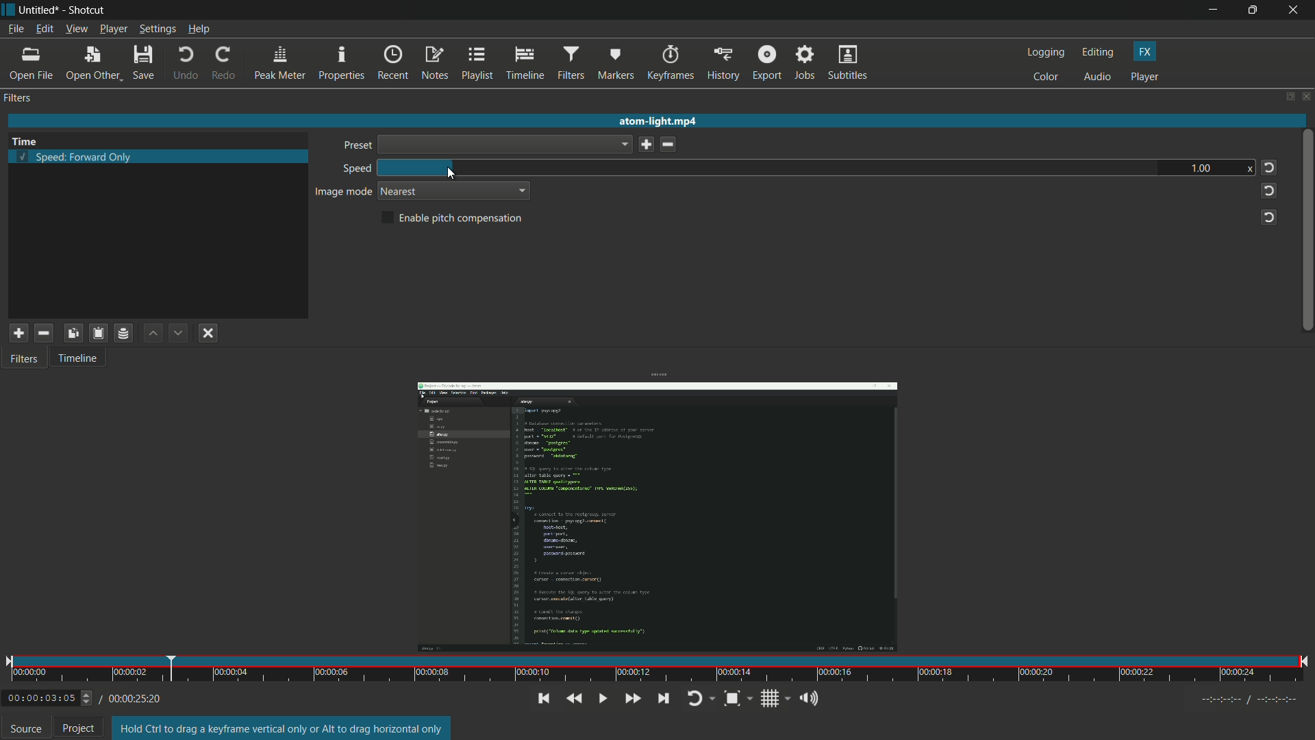  Describe the element at coordinates (92, 64) in the screenshot. I see `open other` at that location.